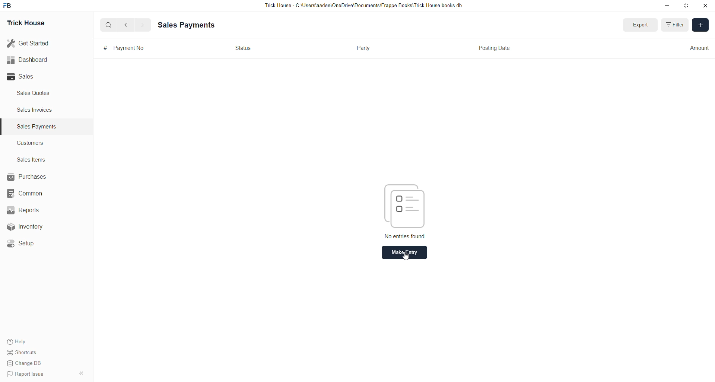 This screenshot has height=382, width=715. What do you see at coordinates (404, 253) in the screenshot?
I see `Make Entry` at bounding box center [404, 253].